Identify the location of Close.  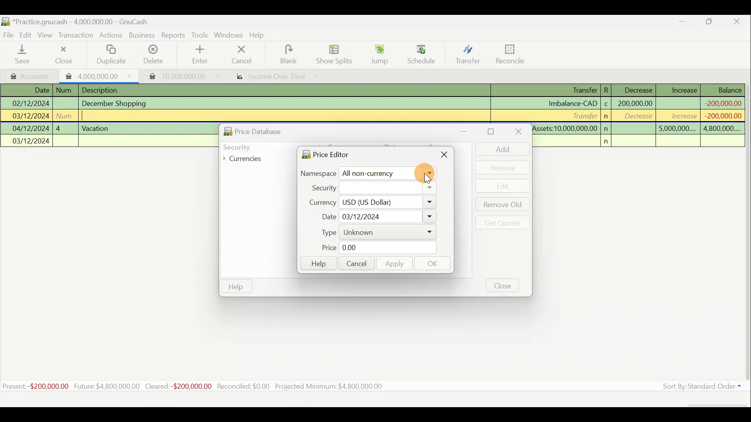
(739, 21).